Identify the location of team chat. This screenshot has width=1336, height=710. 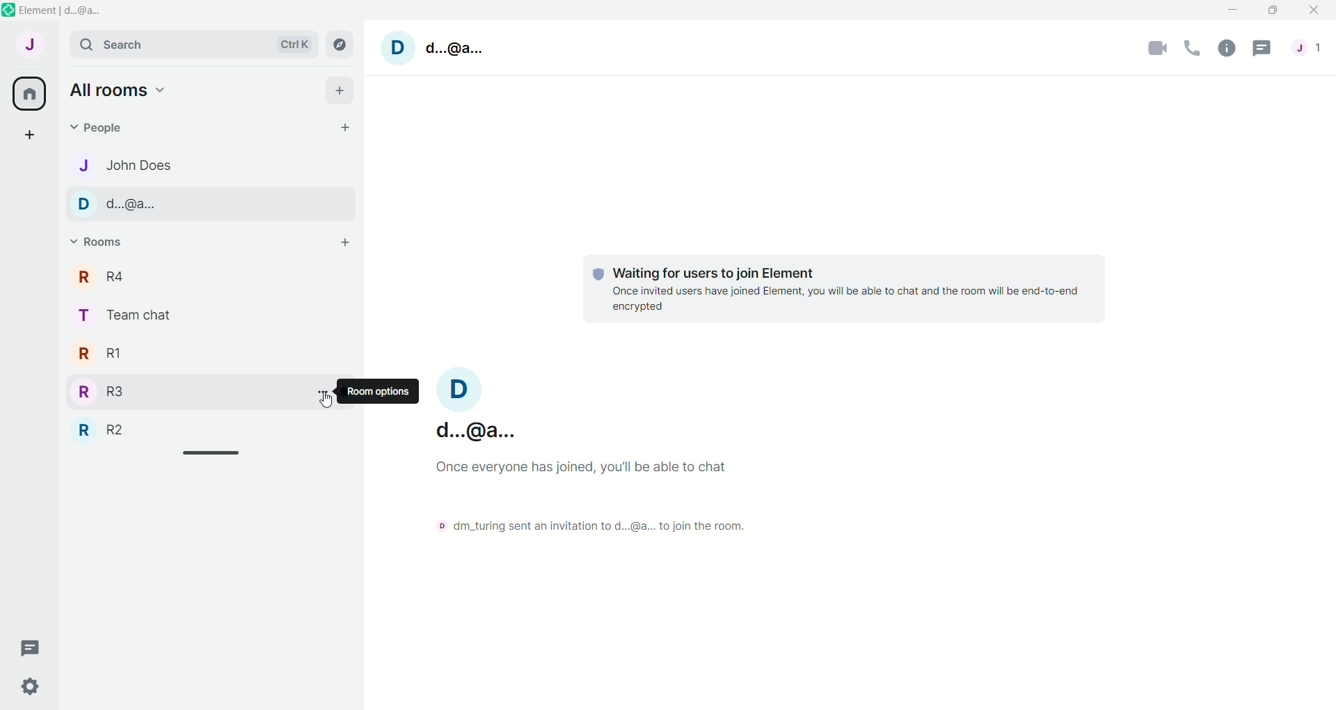
(210, 313).